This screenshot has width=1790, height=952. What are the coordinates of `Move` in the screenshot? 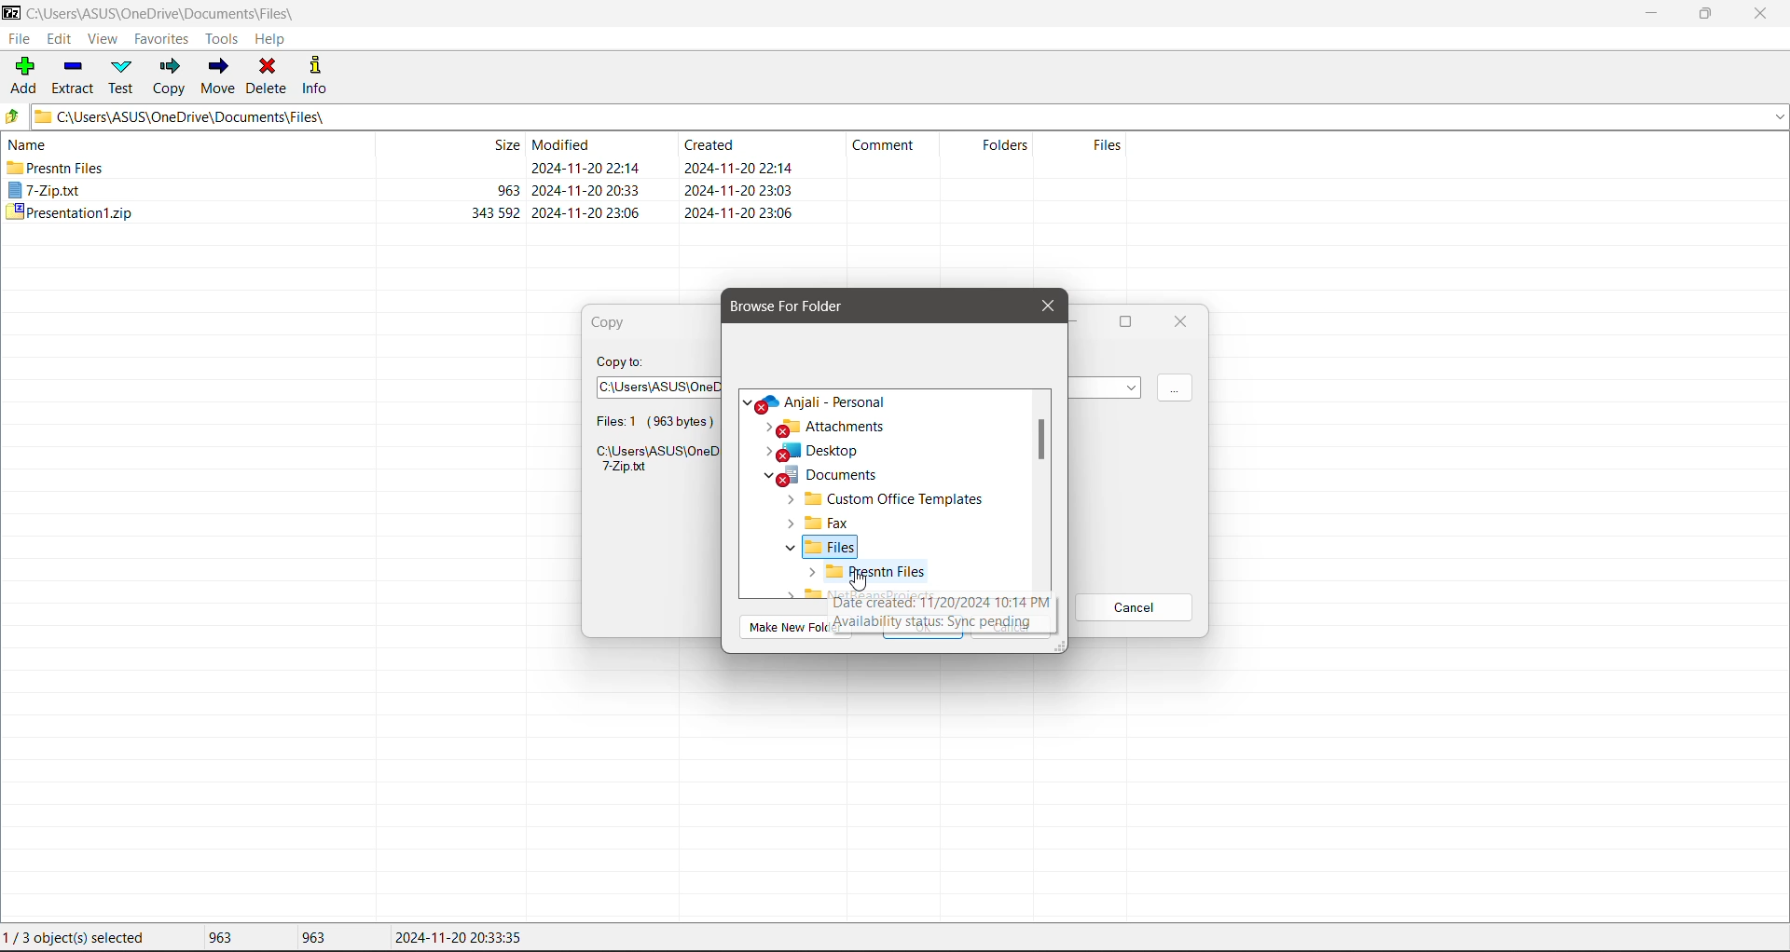 It's located at (221, 76).